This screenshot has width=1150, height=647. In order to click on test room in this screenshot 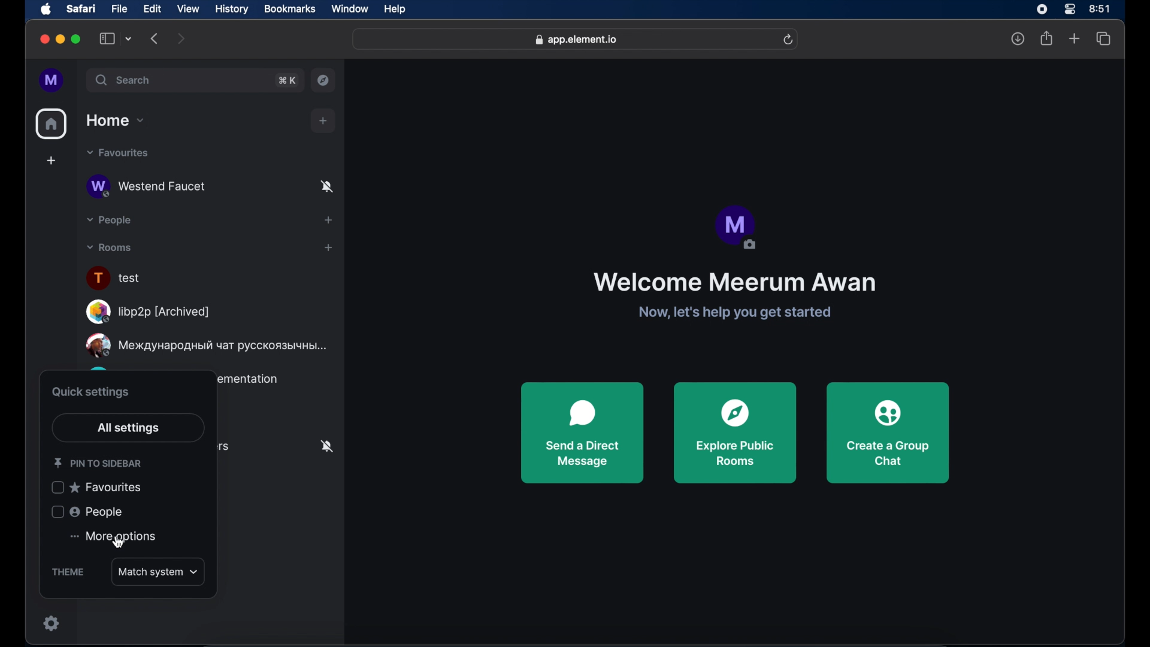, I will do `click(115, 278)`.